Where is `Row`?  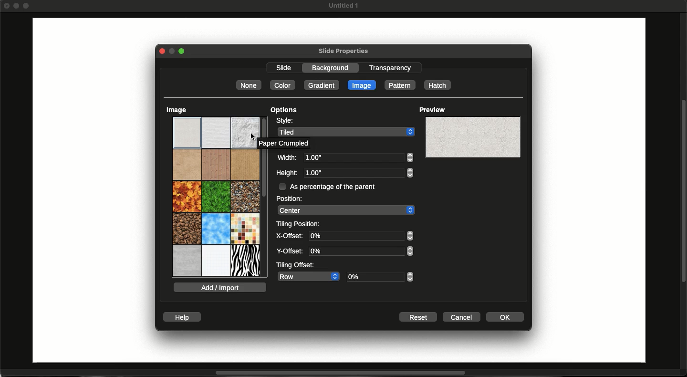
Row is located at coordinates (307, 276).